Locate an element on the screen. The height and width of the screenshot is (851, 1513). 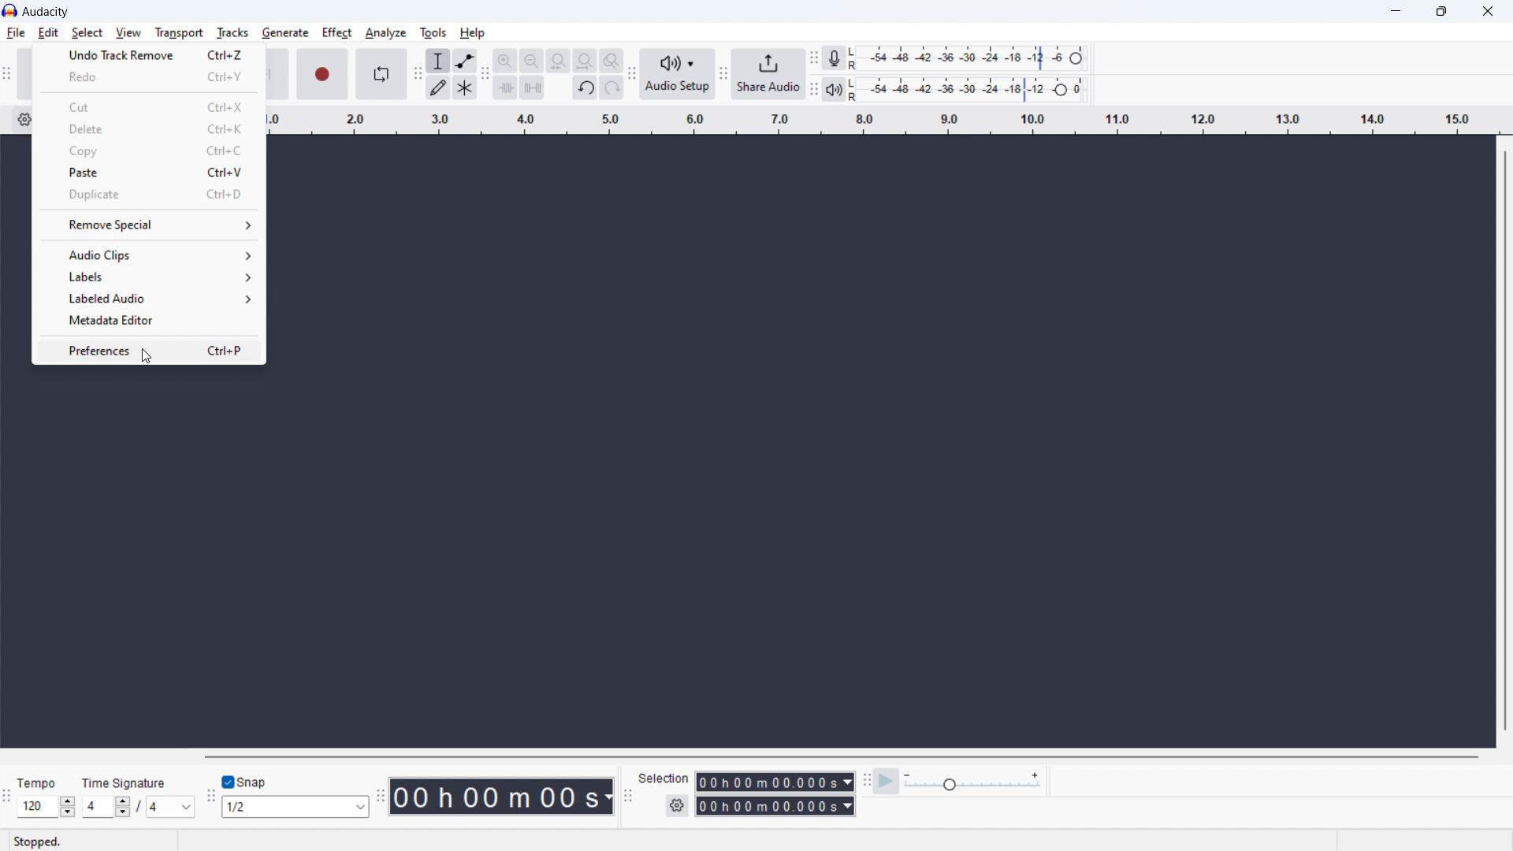
Input set tempo manually is located at coordinates (37, 807).